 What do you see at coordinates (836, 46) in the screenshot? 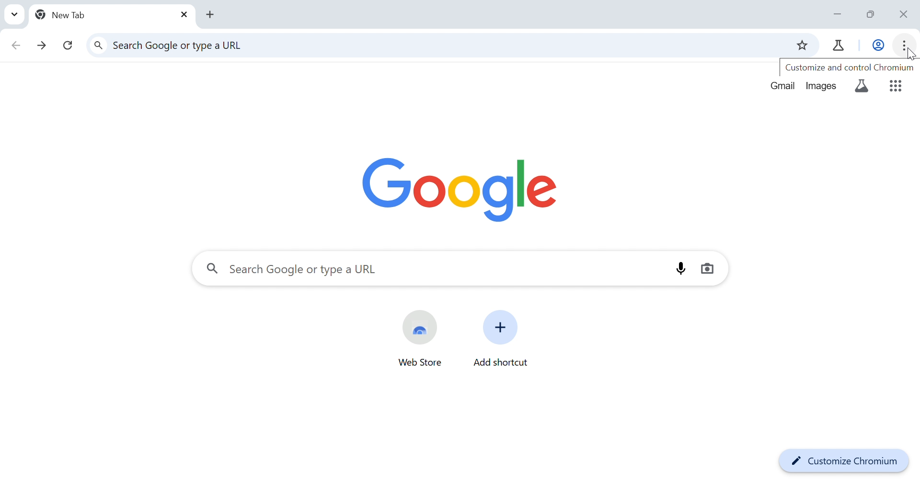
I see `Chrome tabs` at bounding box center [836, 46].